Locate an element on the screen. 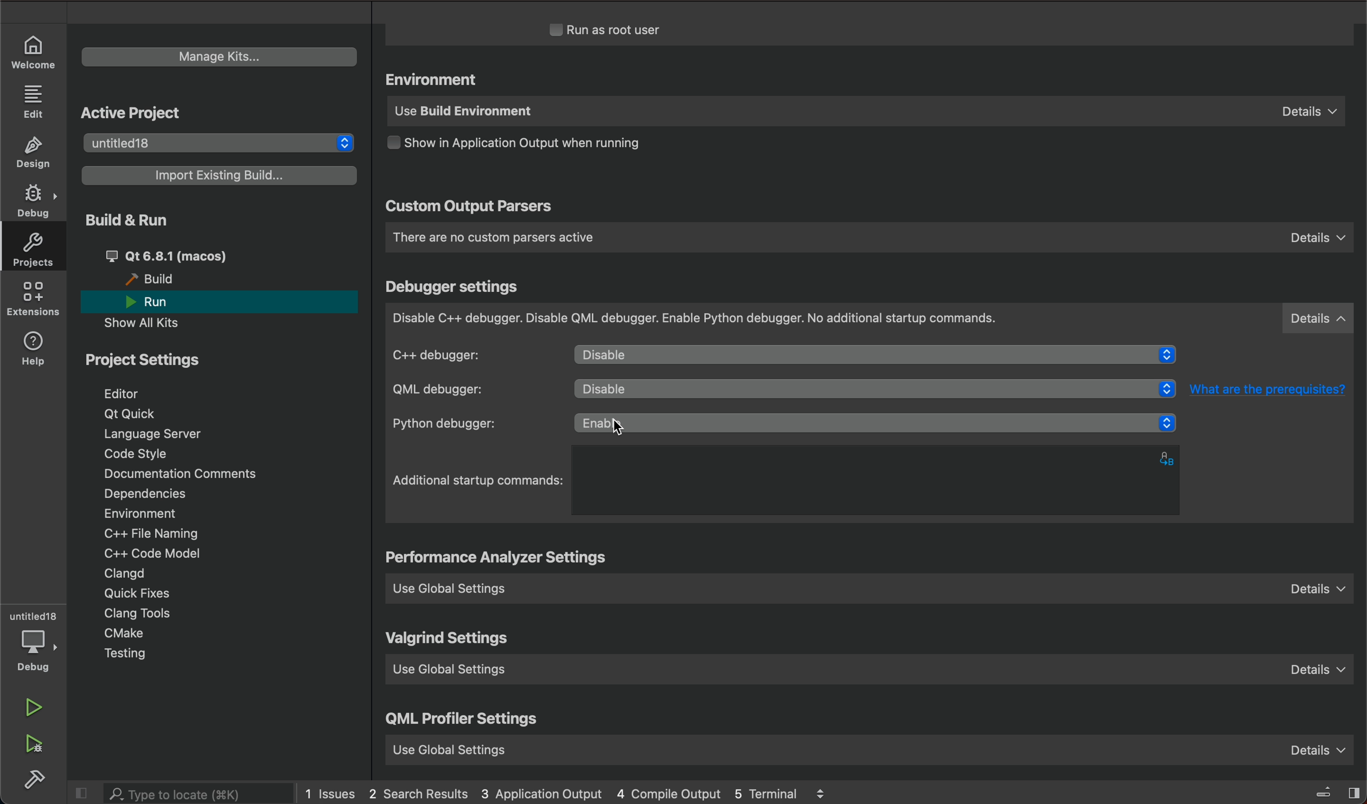 The height and width of the screenshot is (804, 1367). custom is located at coordinates (469, 208).